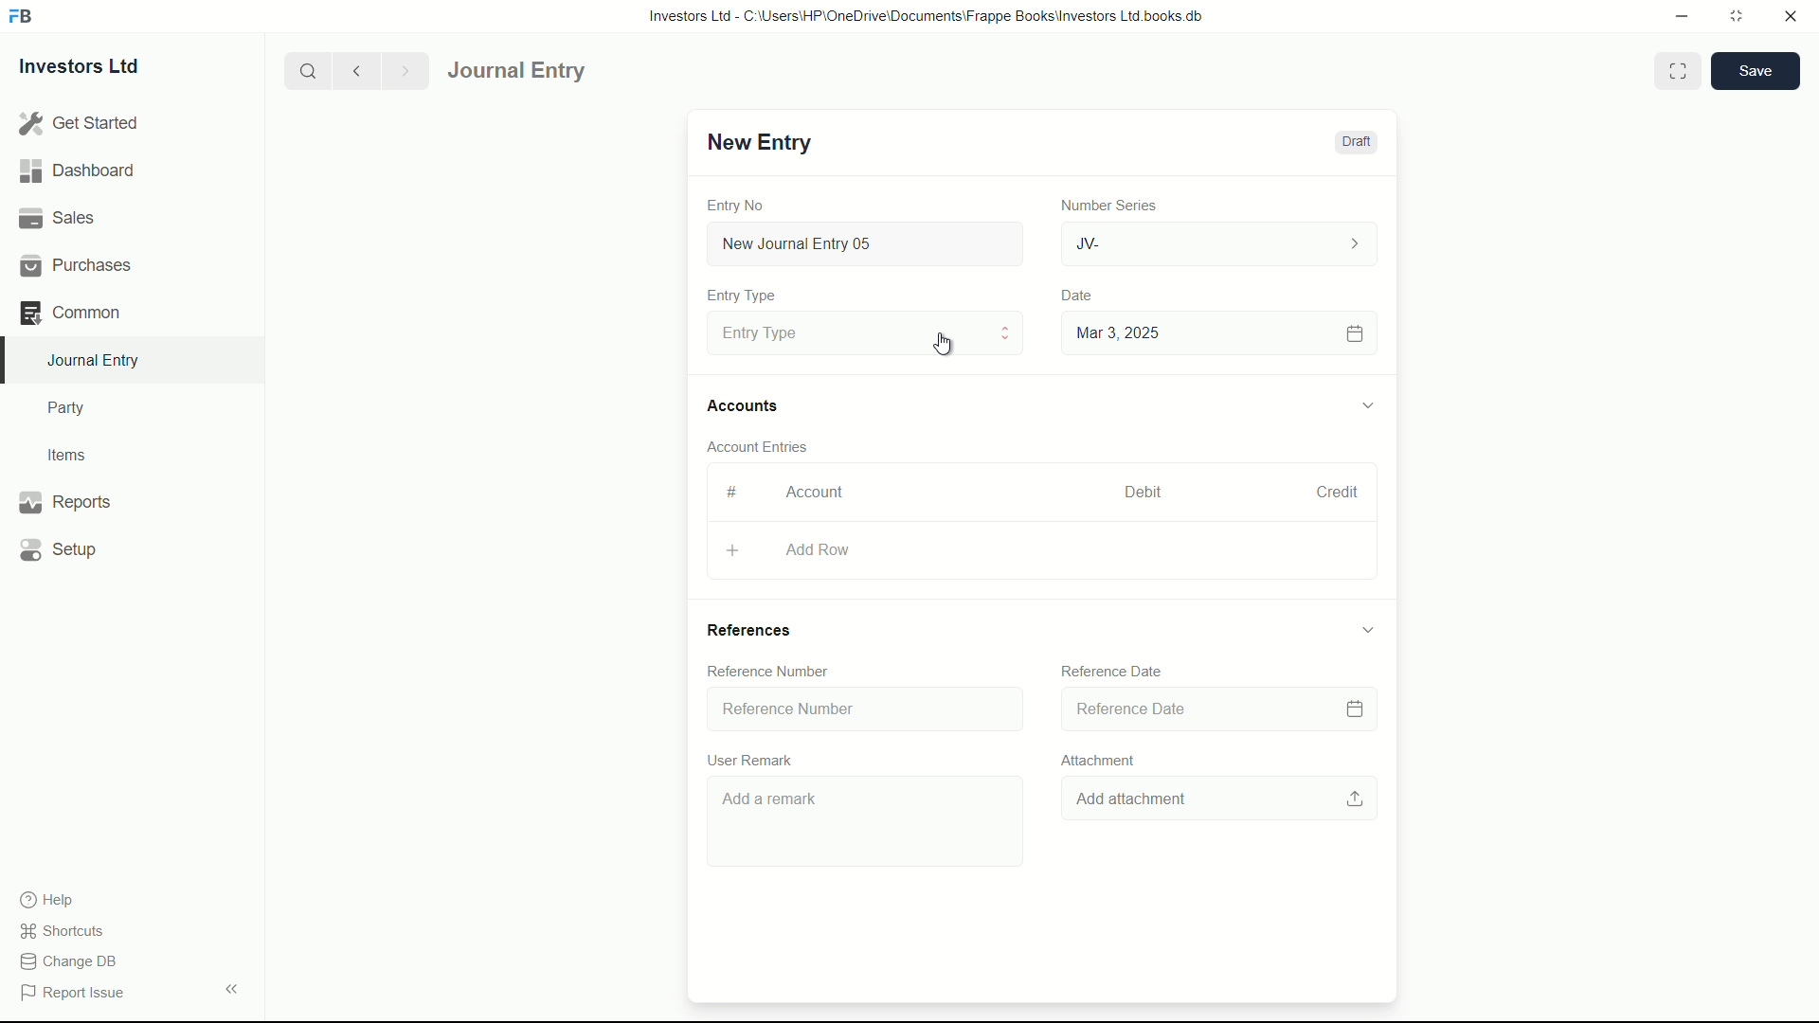 This screenshot has width=1819, height=1023. What do you see at coordinates (747, 406) in the screenshot?
I see `Accounts` at bounding box center [747, 406].